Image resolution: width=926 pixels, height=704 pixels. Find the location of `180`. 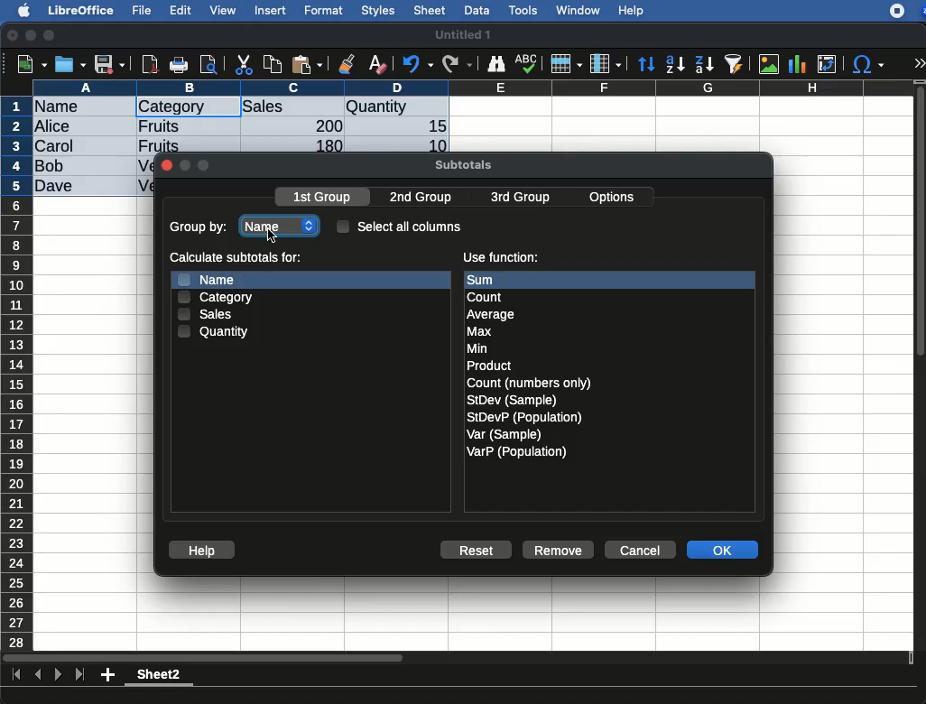

180 is located at coordinates (322, 146).